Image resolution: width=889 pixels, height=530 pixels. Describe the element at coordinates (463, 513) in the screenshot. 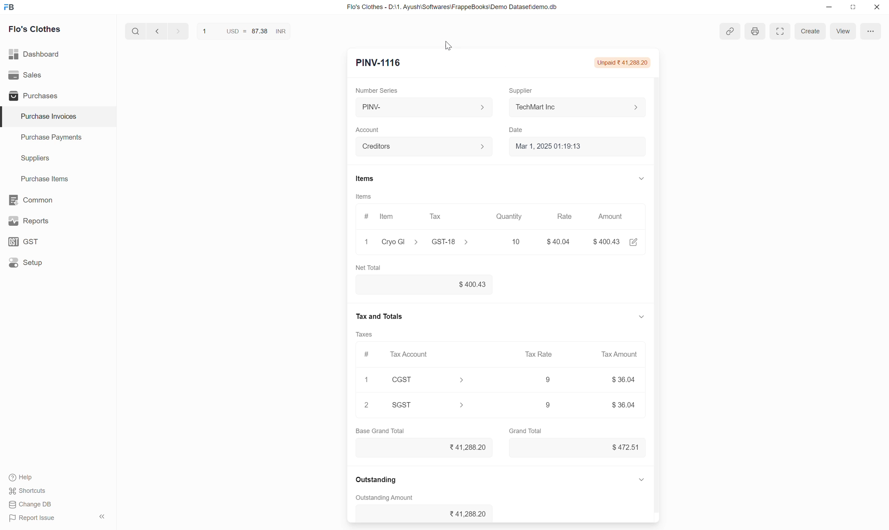

I see `Rs. 41,288.20` at that location.